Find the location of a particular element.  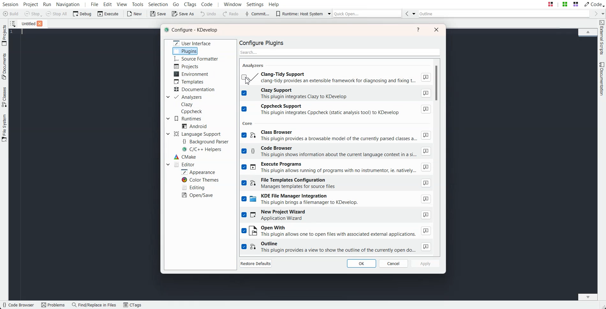

Execute is located at coordinates (108, 13).